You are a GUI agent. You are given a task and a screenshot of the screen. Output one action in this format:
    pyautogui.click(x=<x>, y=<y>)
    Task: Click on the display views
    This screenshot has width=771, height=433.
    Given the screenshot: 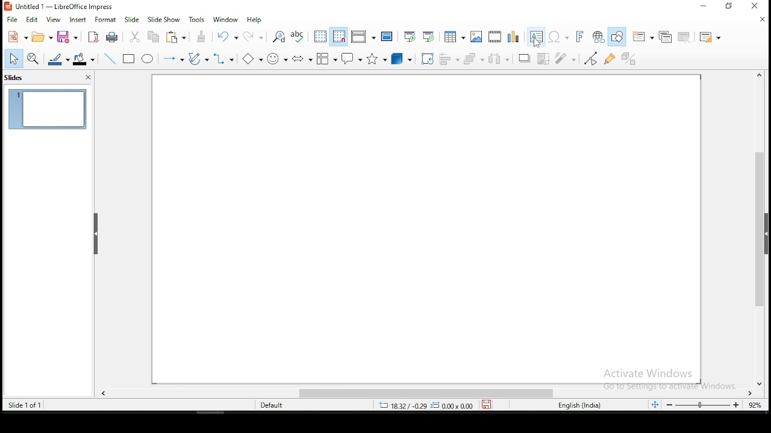 What is the action you would take?
    pyautogui.click(x=363, y=36)
    